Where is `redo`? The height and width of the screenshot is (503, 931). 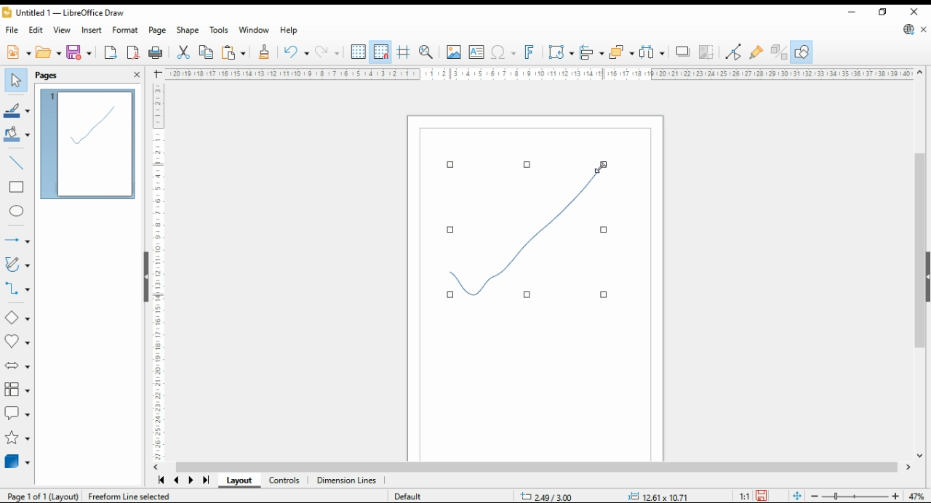
redo is located at coordinates (329, 52).